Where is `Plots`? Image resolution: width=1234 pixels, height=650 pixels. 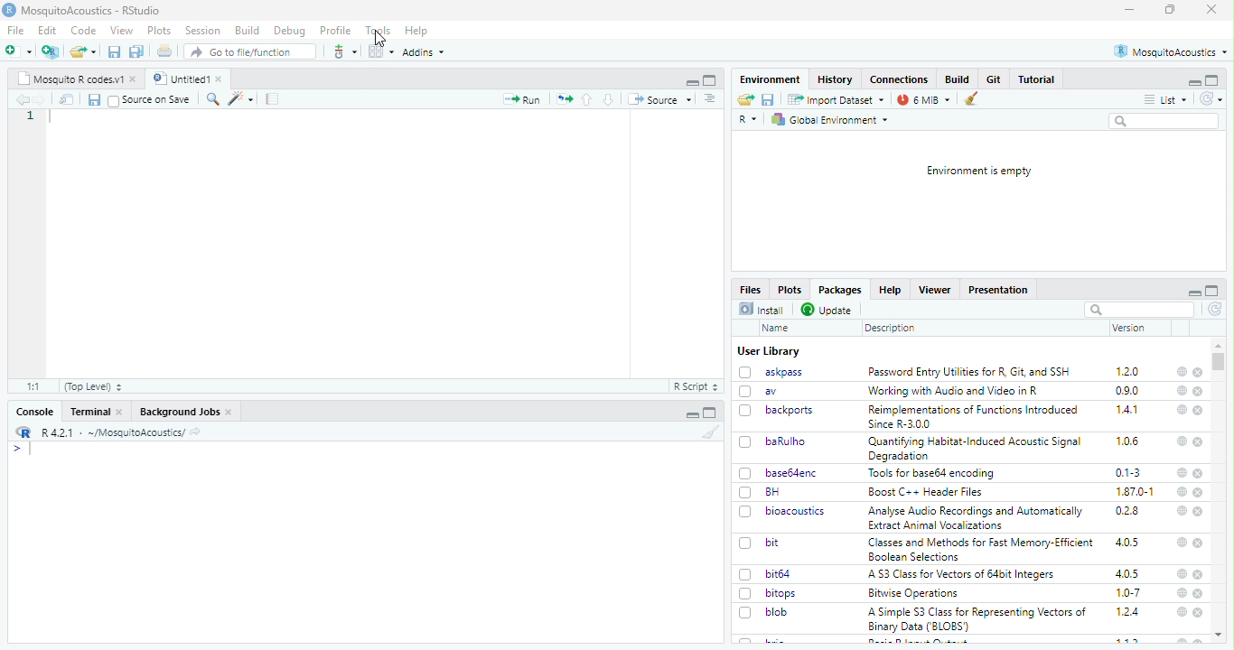 Plots is located at coordinates (161, 31).